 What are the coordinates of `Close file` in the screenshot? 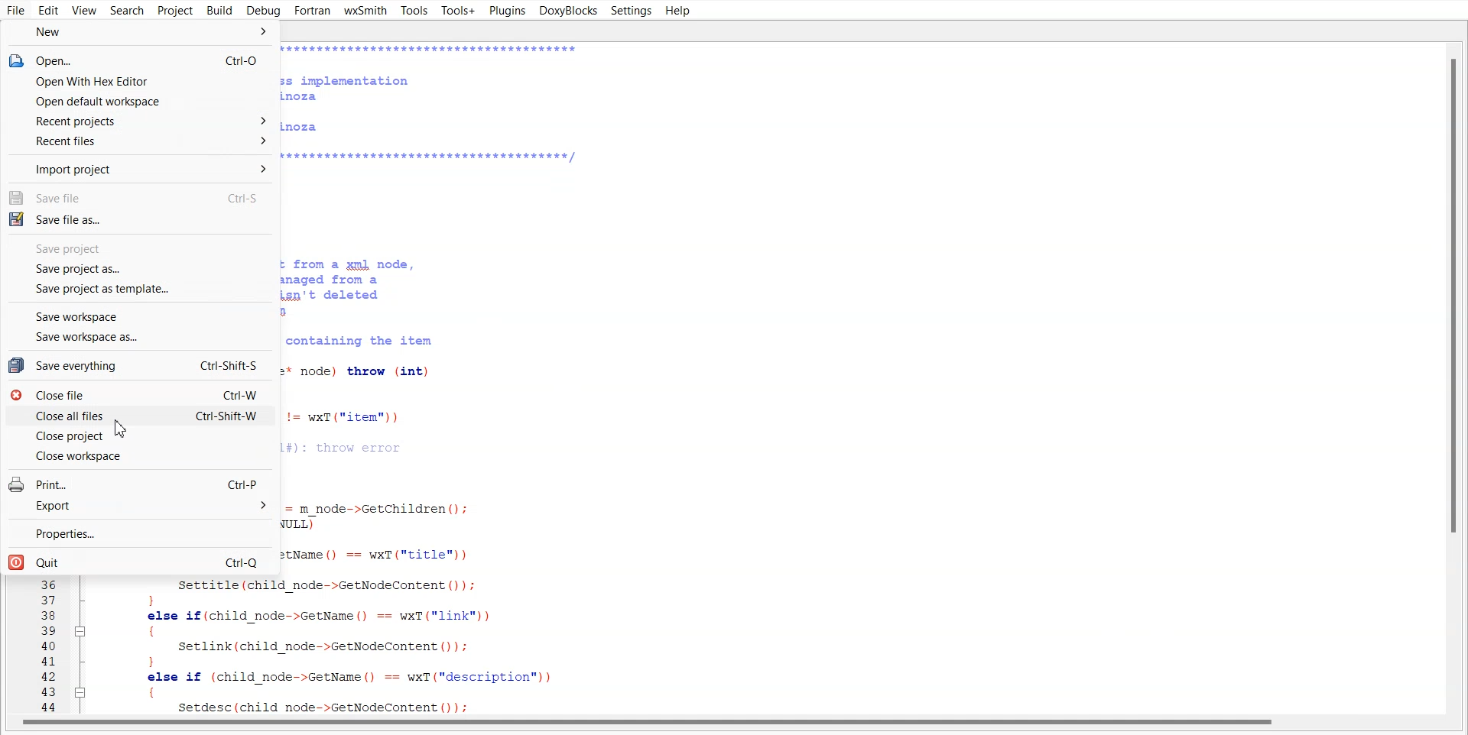 It's located at (141, 394).